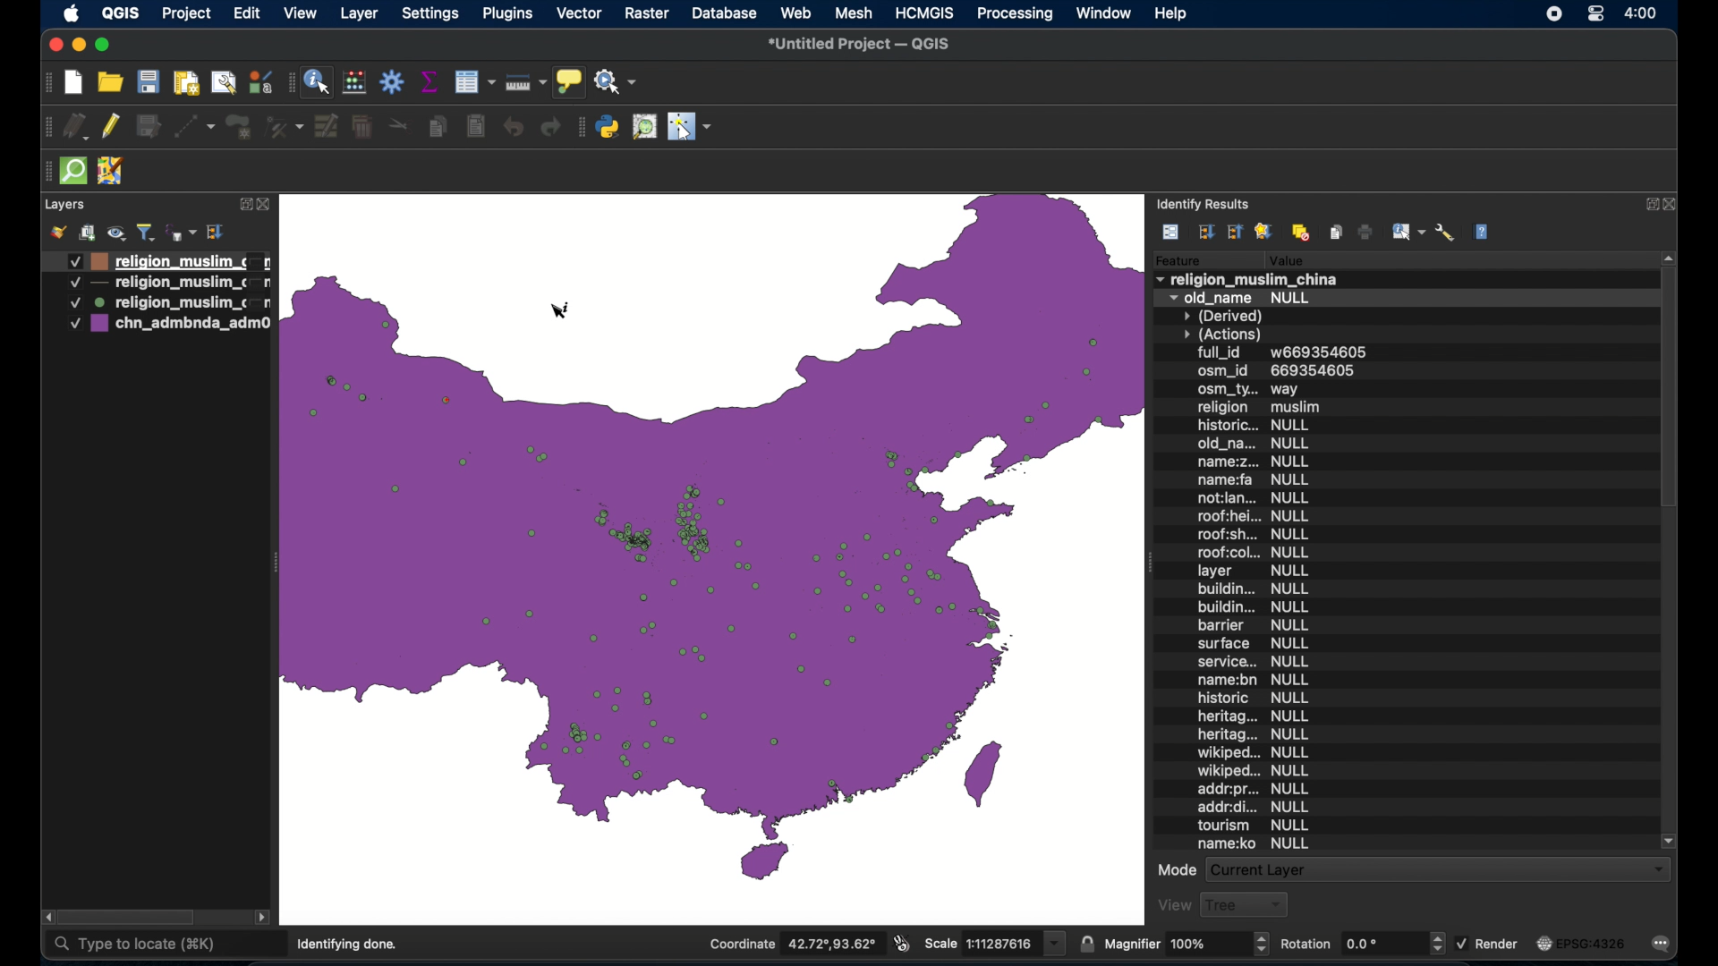 Image resolution: width=1718 pixels, height=966 pixels. I want to click on lock scale, so click(1086, 944).